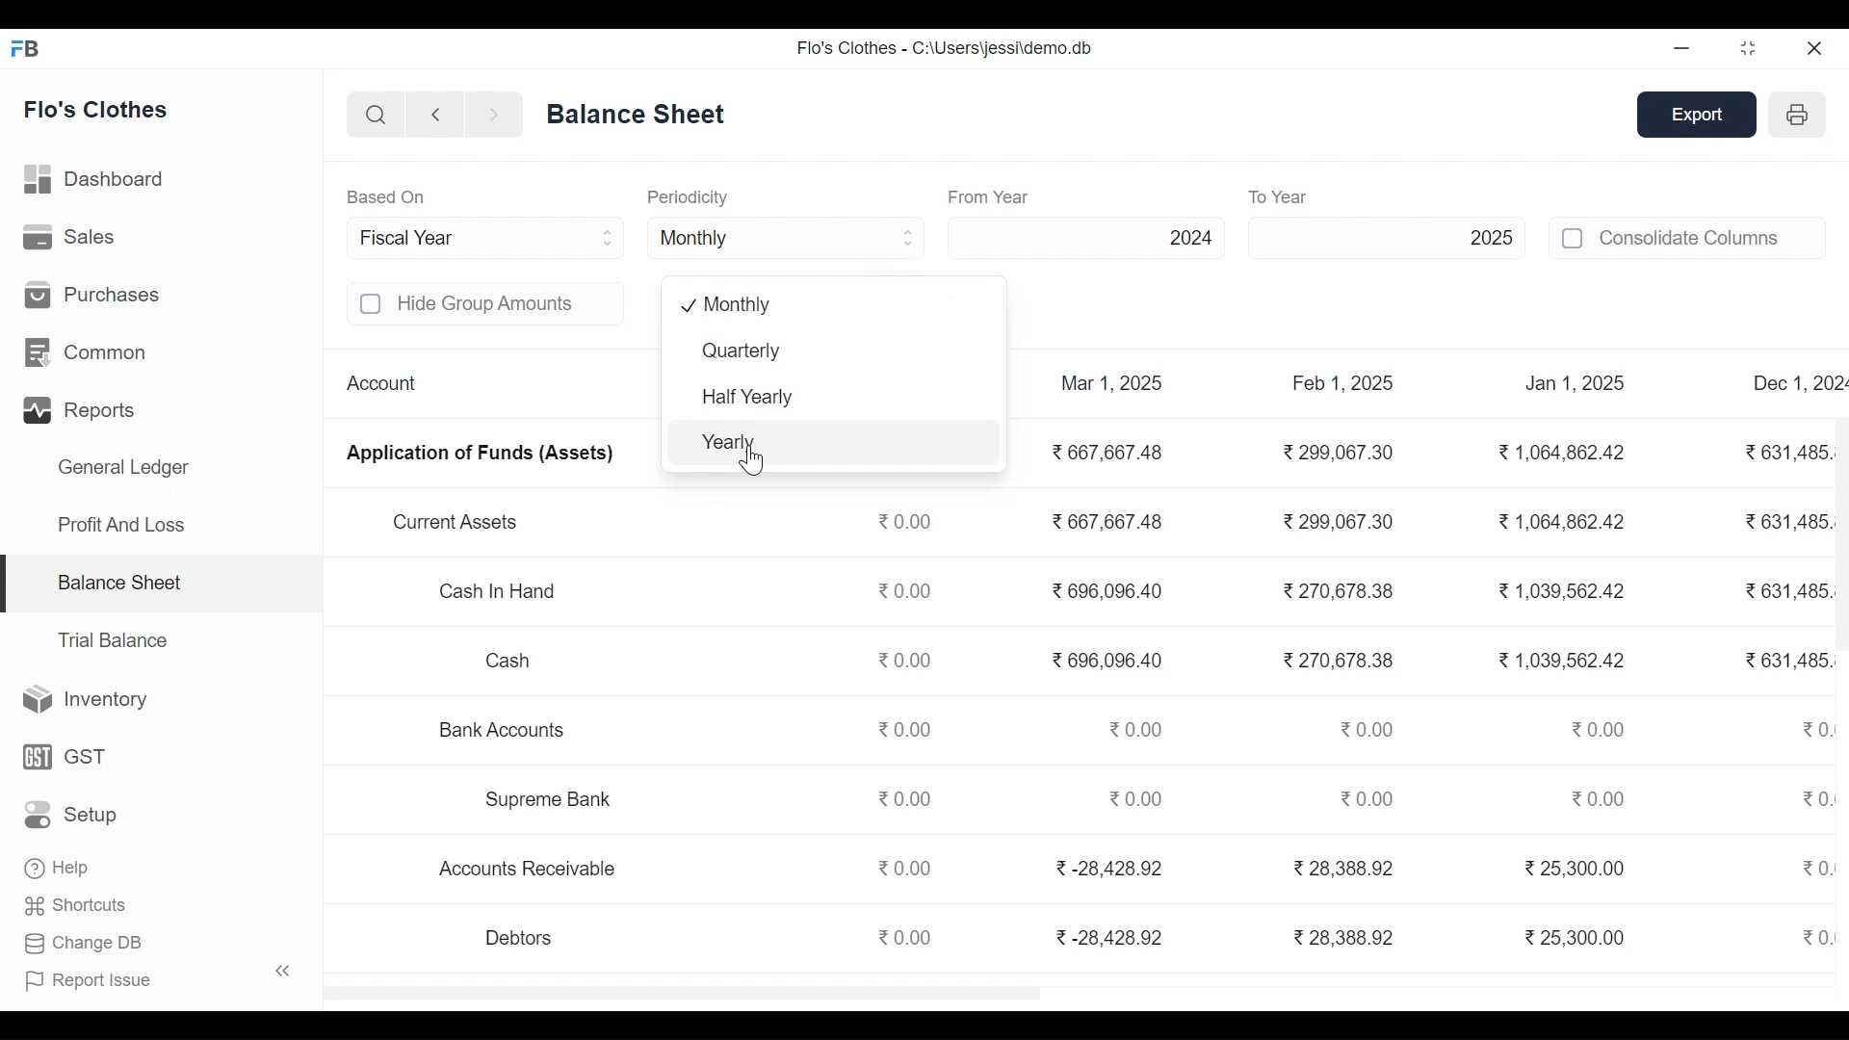  I want to click on scrollbar, so click(1840, 533).